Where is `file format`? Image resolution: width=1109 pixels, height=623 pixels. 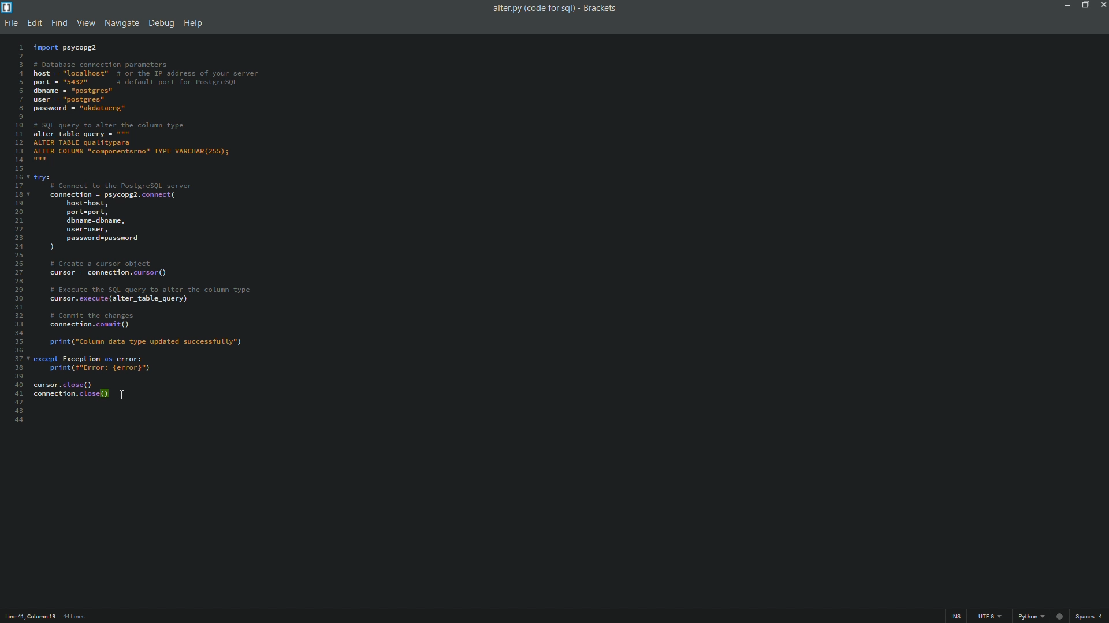 file format is located at coordinates (1042, 617).